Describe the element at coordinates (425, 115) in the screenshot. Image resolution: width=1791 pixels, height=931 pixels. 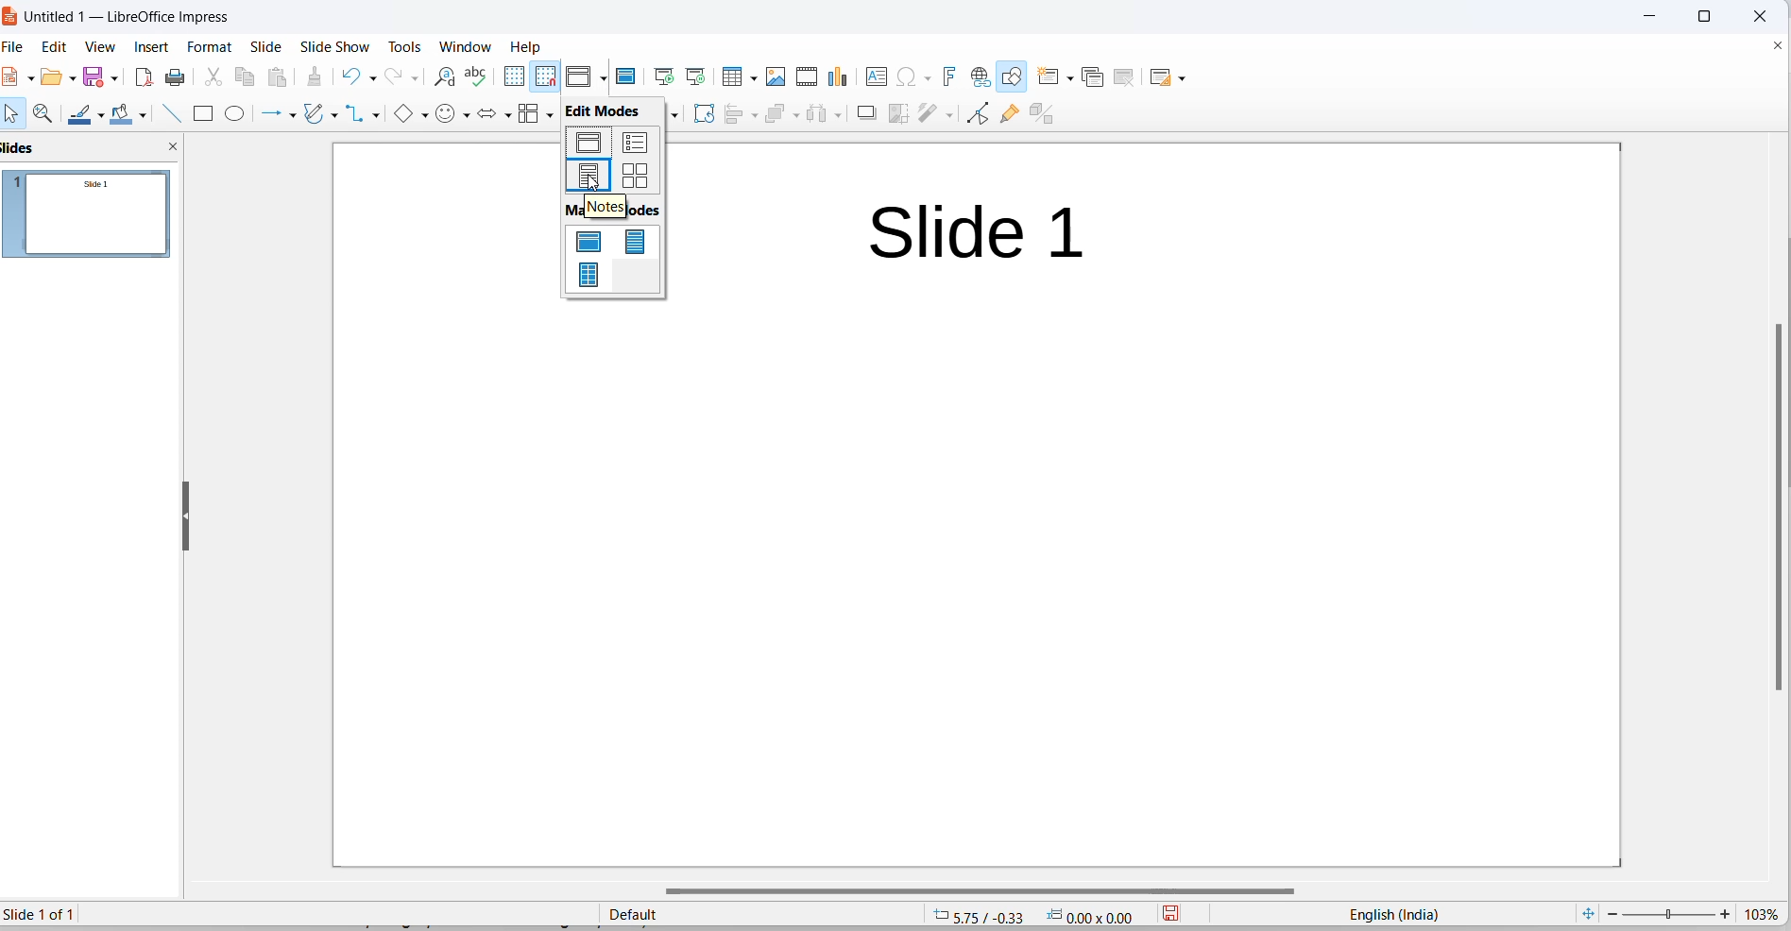
I see `basic shapes options` at that location.